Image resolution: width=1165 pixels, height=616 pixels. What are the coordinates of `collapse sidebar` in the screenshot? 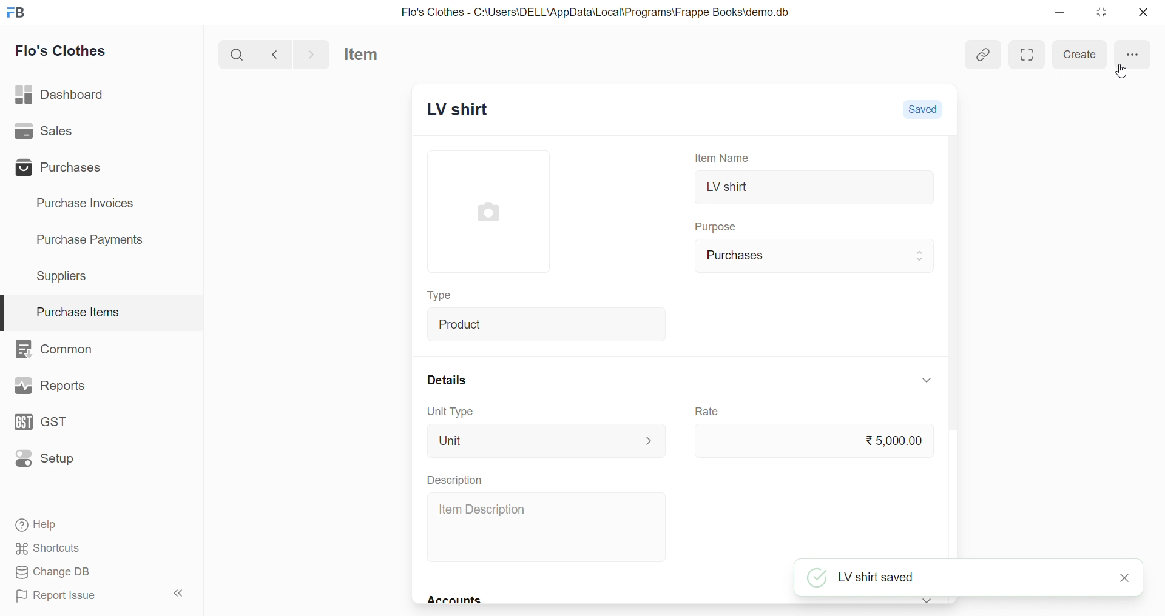 It's located at (183, 594).